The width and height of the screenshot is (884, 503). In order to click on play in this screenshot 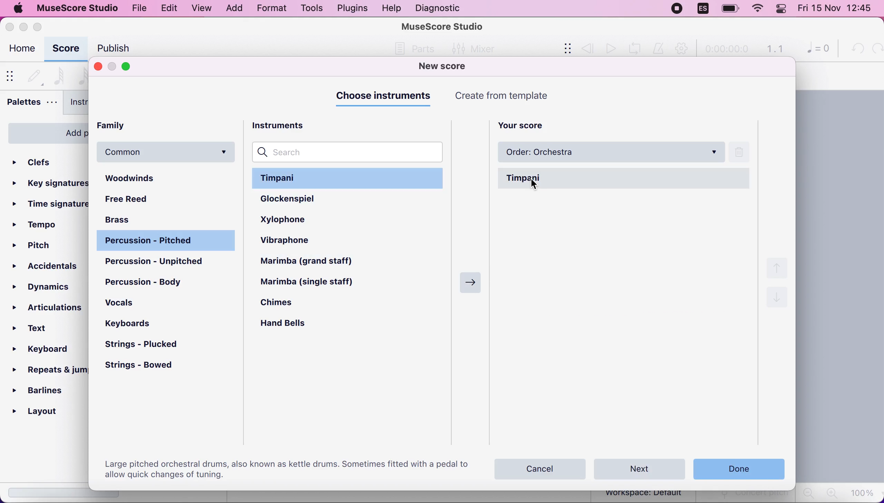, I will do `click(610, 48)`.